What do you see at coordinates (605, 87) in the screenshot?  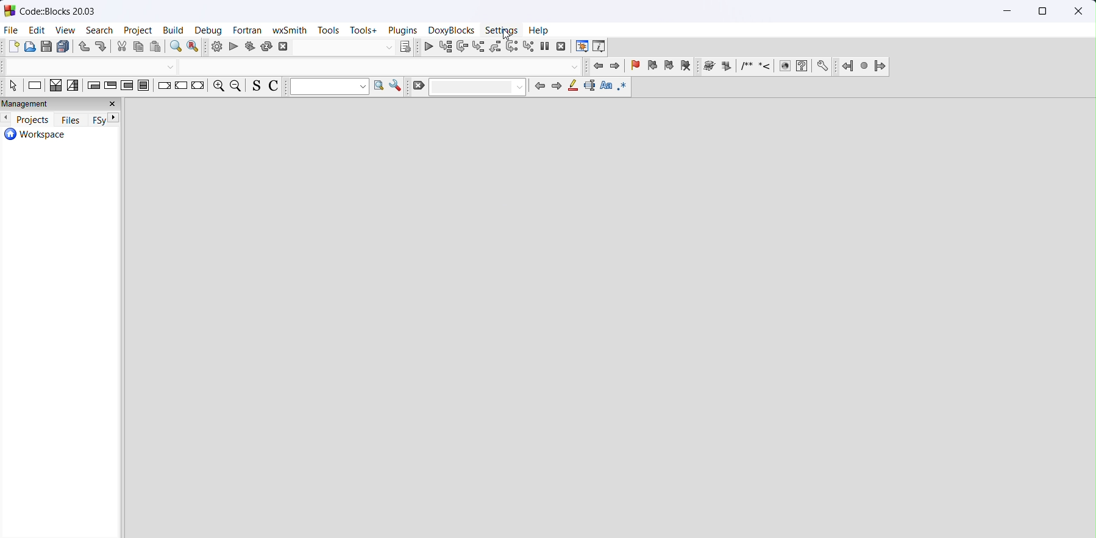 I see `match case` at bounding box center [605, 87].